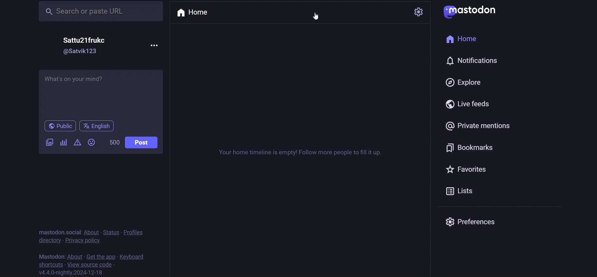 The image size is (597, 277). I want to click on private mention, so click(479, 125).